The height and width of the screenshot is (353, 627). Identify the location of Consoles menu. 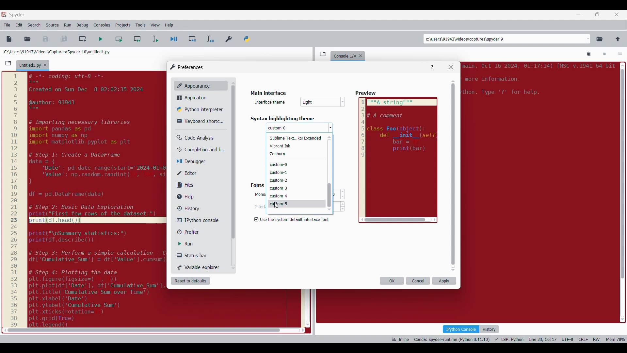
(102, 25).